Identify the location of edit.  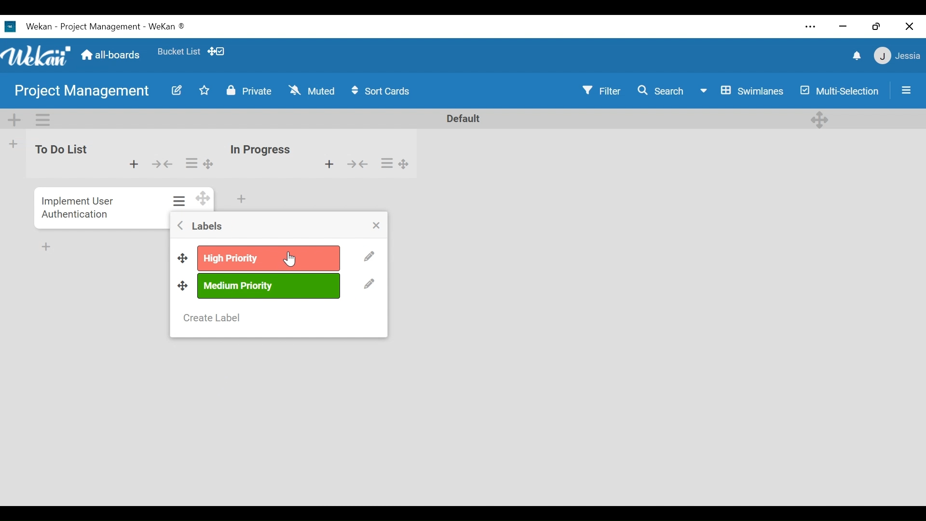
(369, 286).